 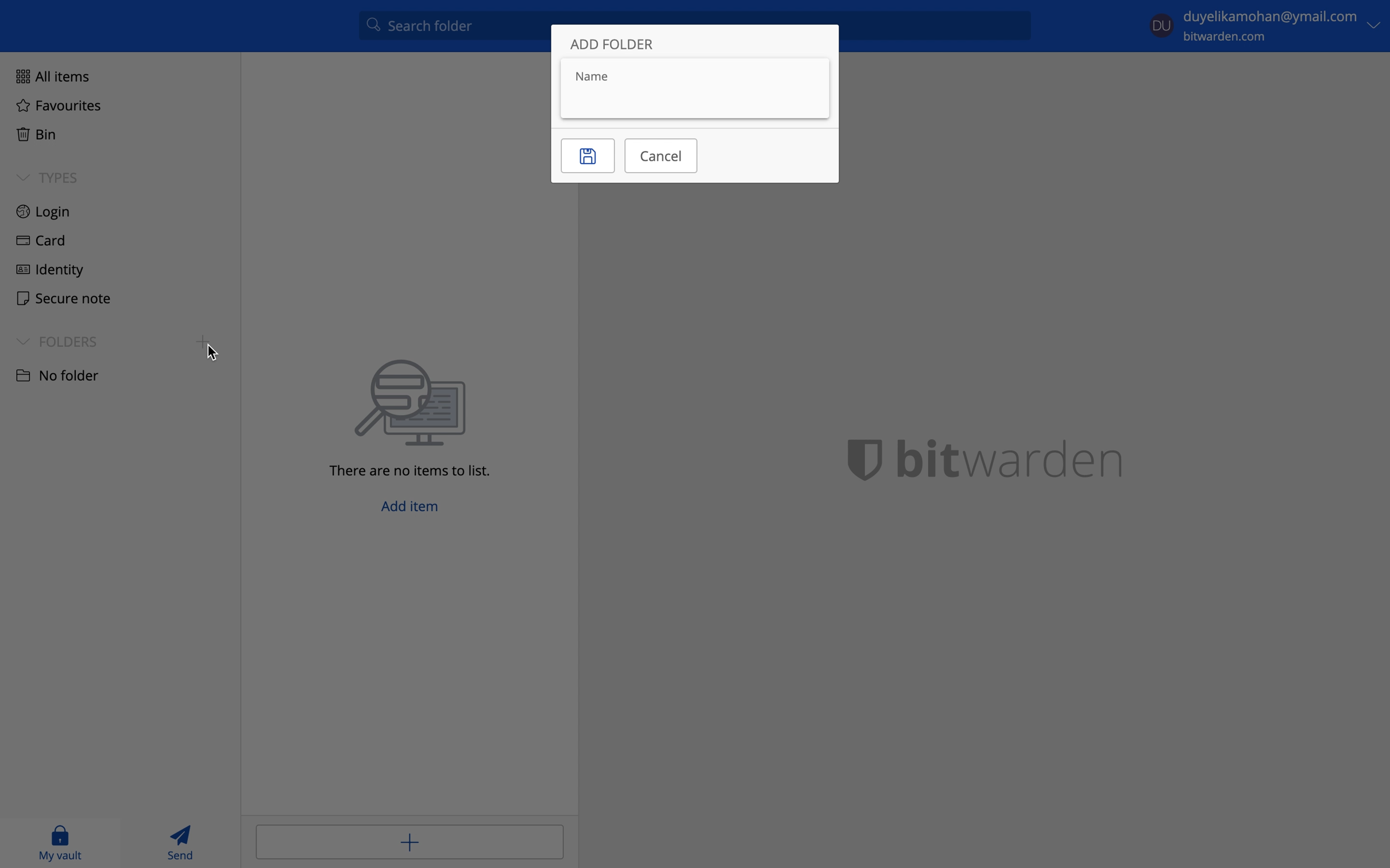 What do you see at coordinates (418, 418) in the screenshot?
I see `no items to list` at bounding box center [418, 418].